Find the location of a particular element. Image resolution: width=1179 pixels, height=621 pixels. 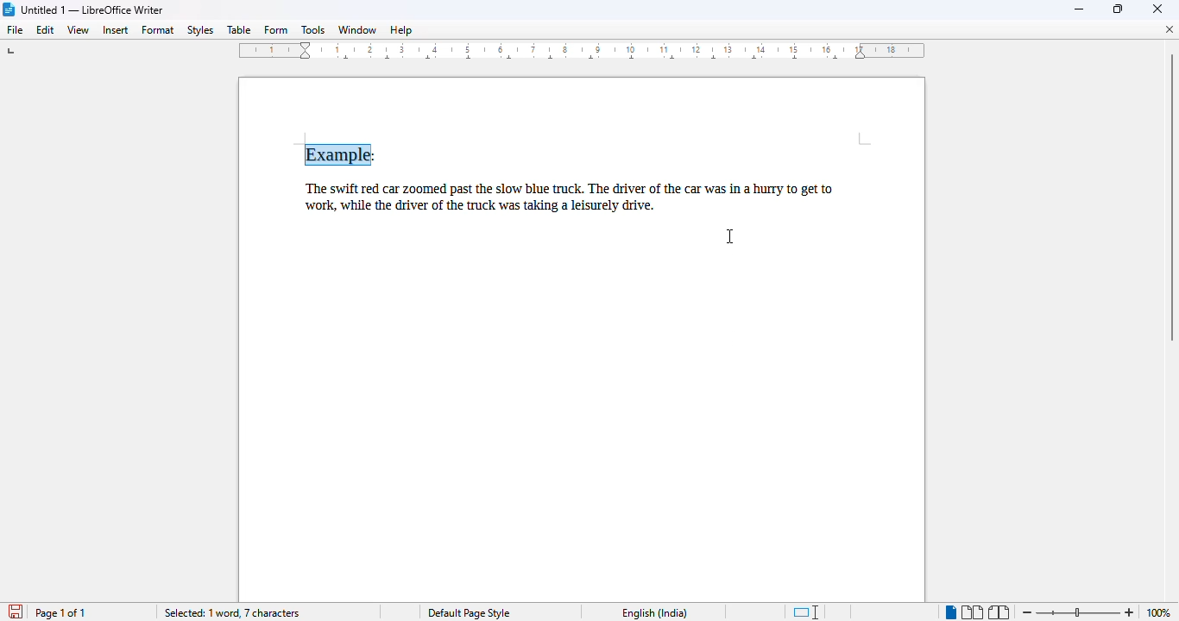

Default page style is located at coordinates (469, 613).